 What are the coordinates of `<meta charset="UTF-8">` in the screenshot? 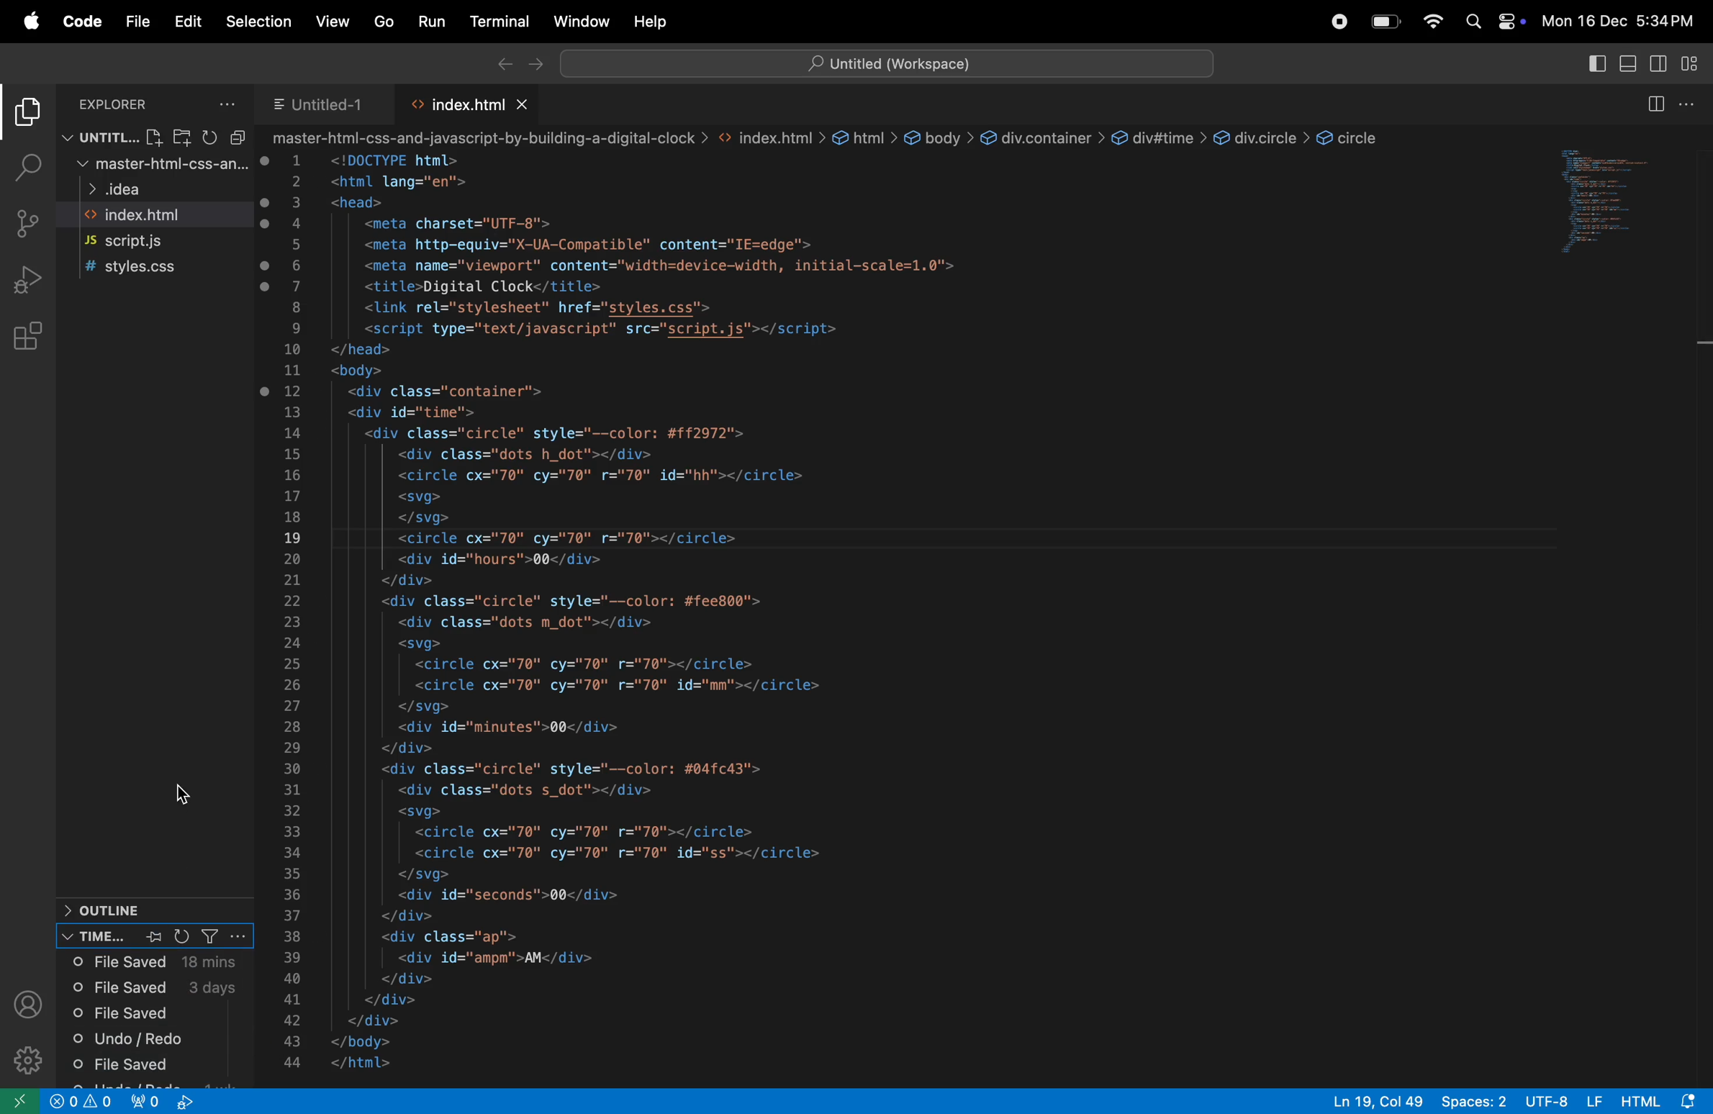 It's located at (456, 223).